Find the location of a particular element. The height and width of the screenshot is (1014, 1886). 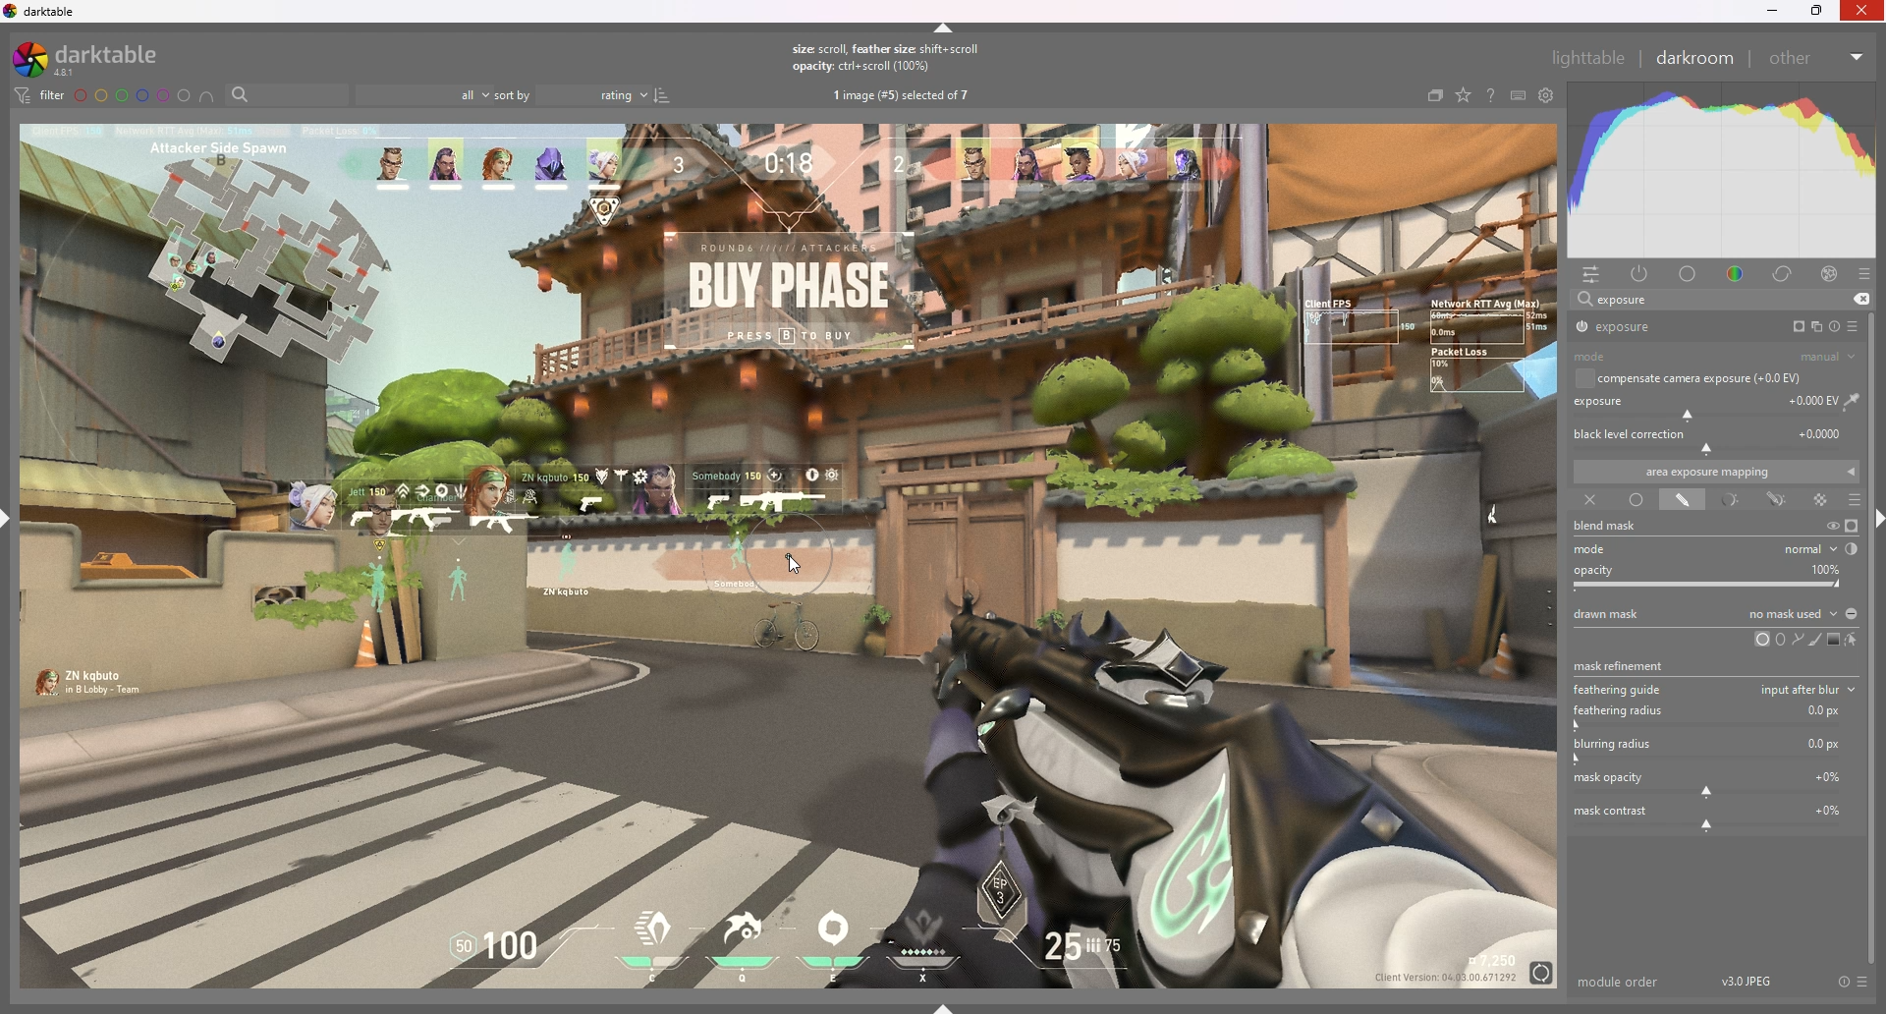

circle is located at coordinates (1759, 640).